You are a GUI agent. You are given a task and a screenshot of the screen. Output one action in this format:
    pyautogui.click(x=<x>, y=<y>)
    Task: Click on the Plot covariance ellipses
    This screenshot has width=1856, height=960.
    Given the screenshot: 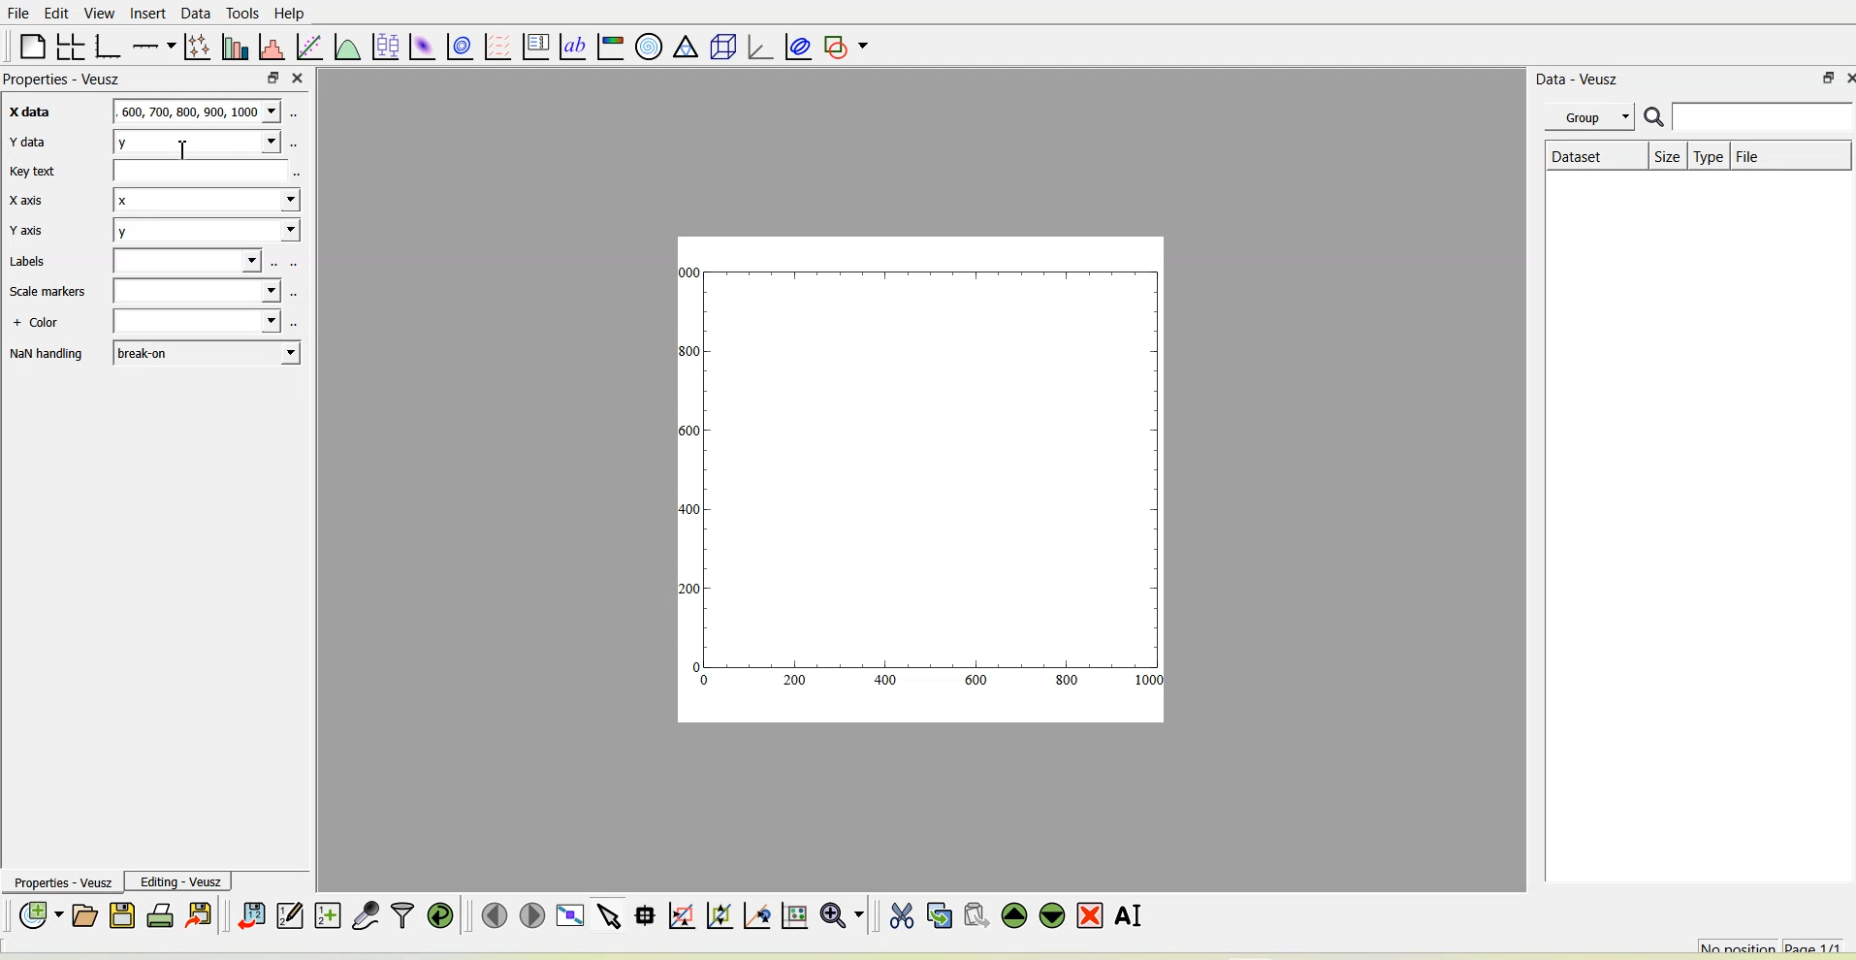 What is the action you would take?
    pyautogui.click(x=796, y=45)
    